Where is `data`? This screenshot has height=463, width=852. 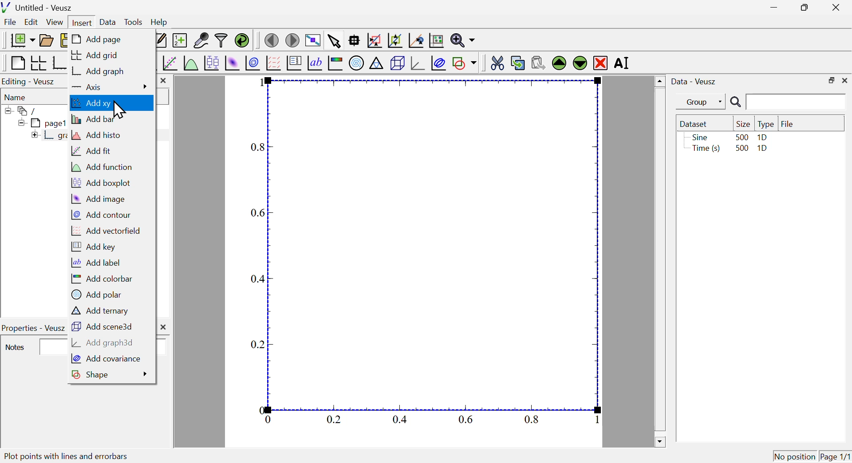 data is located at coordinates (108, 22).